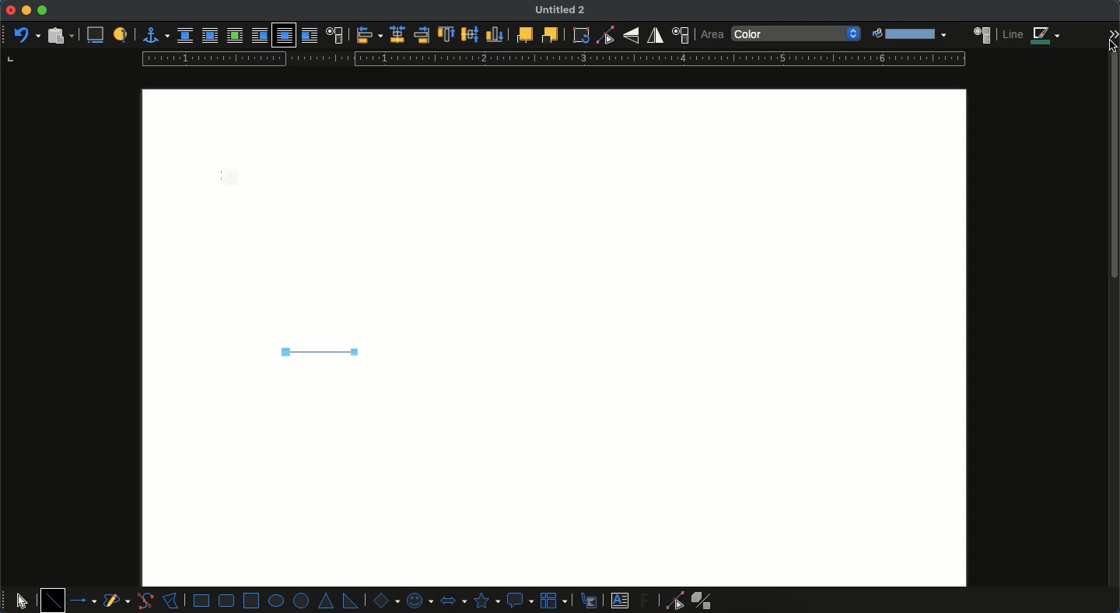 This screenshot has height=613, width=1120. Describe the element at coordinates (485, 601) in the screenshot. I see `stars and banners` at that location.